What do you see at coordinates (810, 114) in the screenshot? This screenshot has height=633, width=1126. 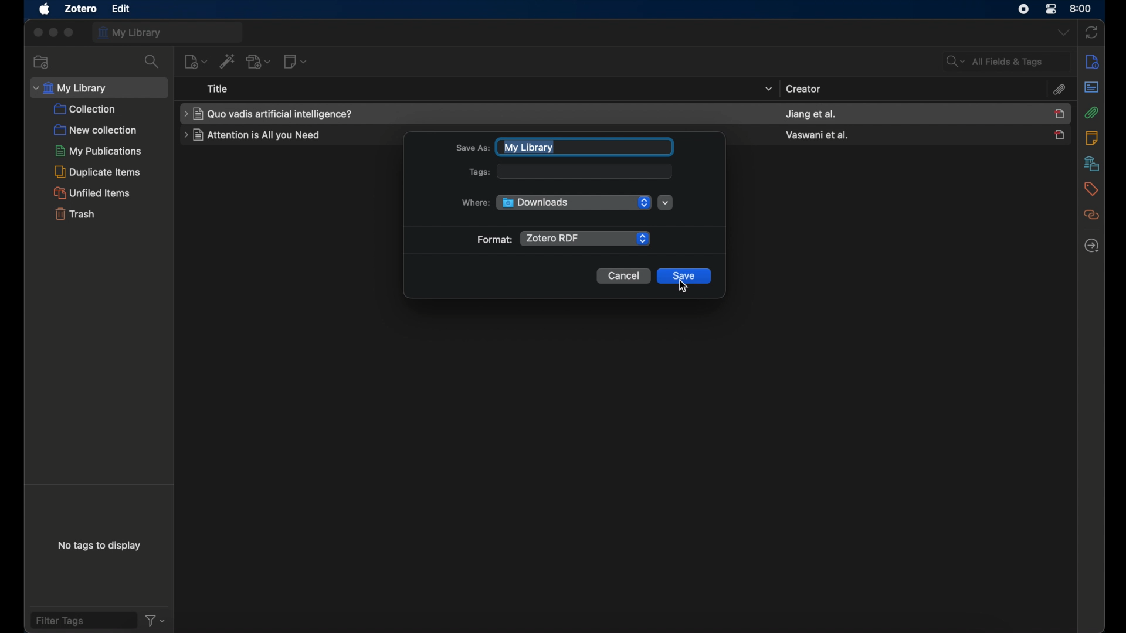 I see `creator name` at bounding box center [810, 114].